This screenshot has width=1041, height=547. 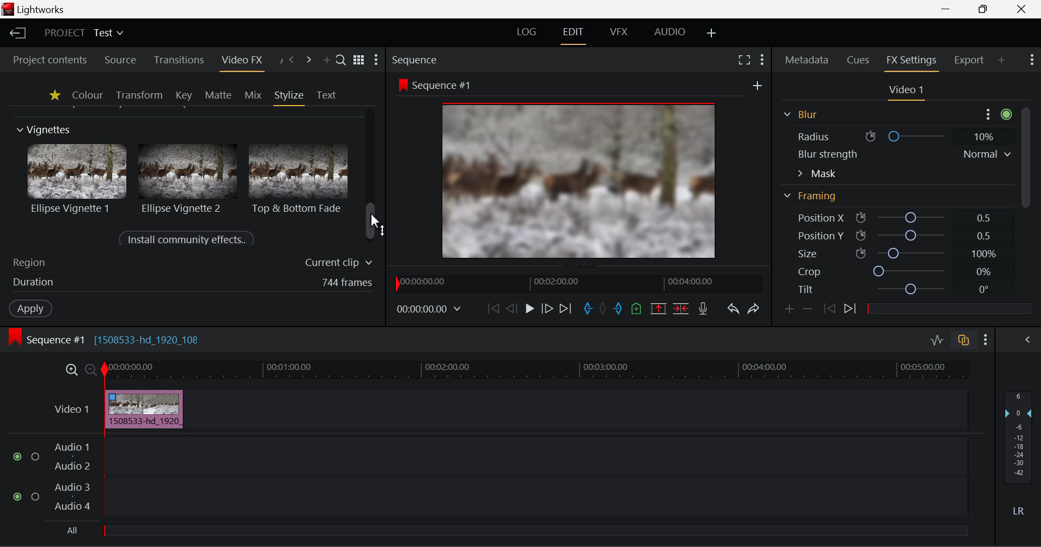 What do you see at coordinates (962, 338) in the screenshot?
I see `Toggle auto track sync` at bounding box center [962, 338].